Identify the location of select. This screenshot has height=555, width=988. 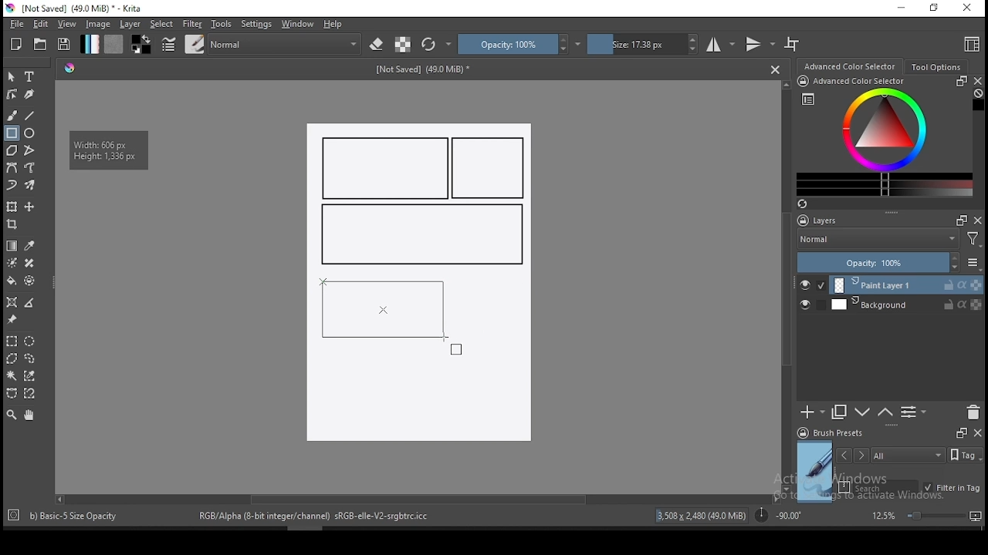
(162, 24).